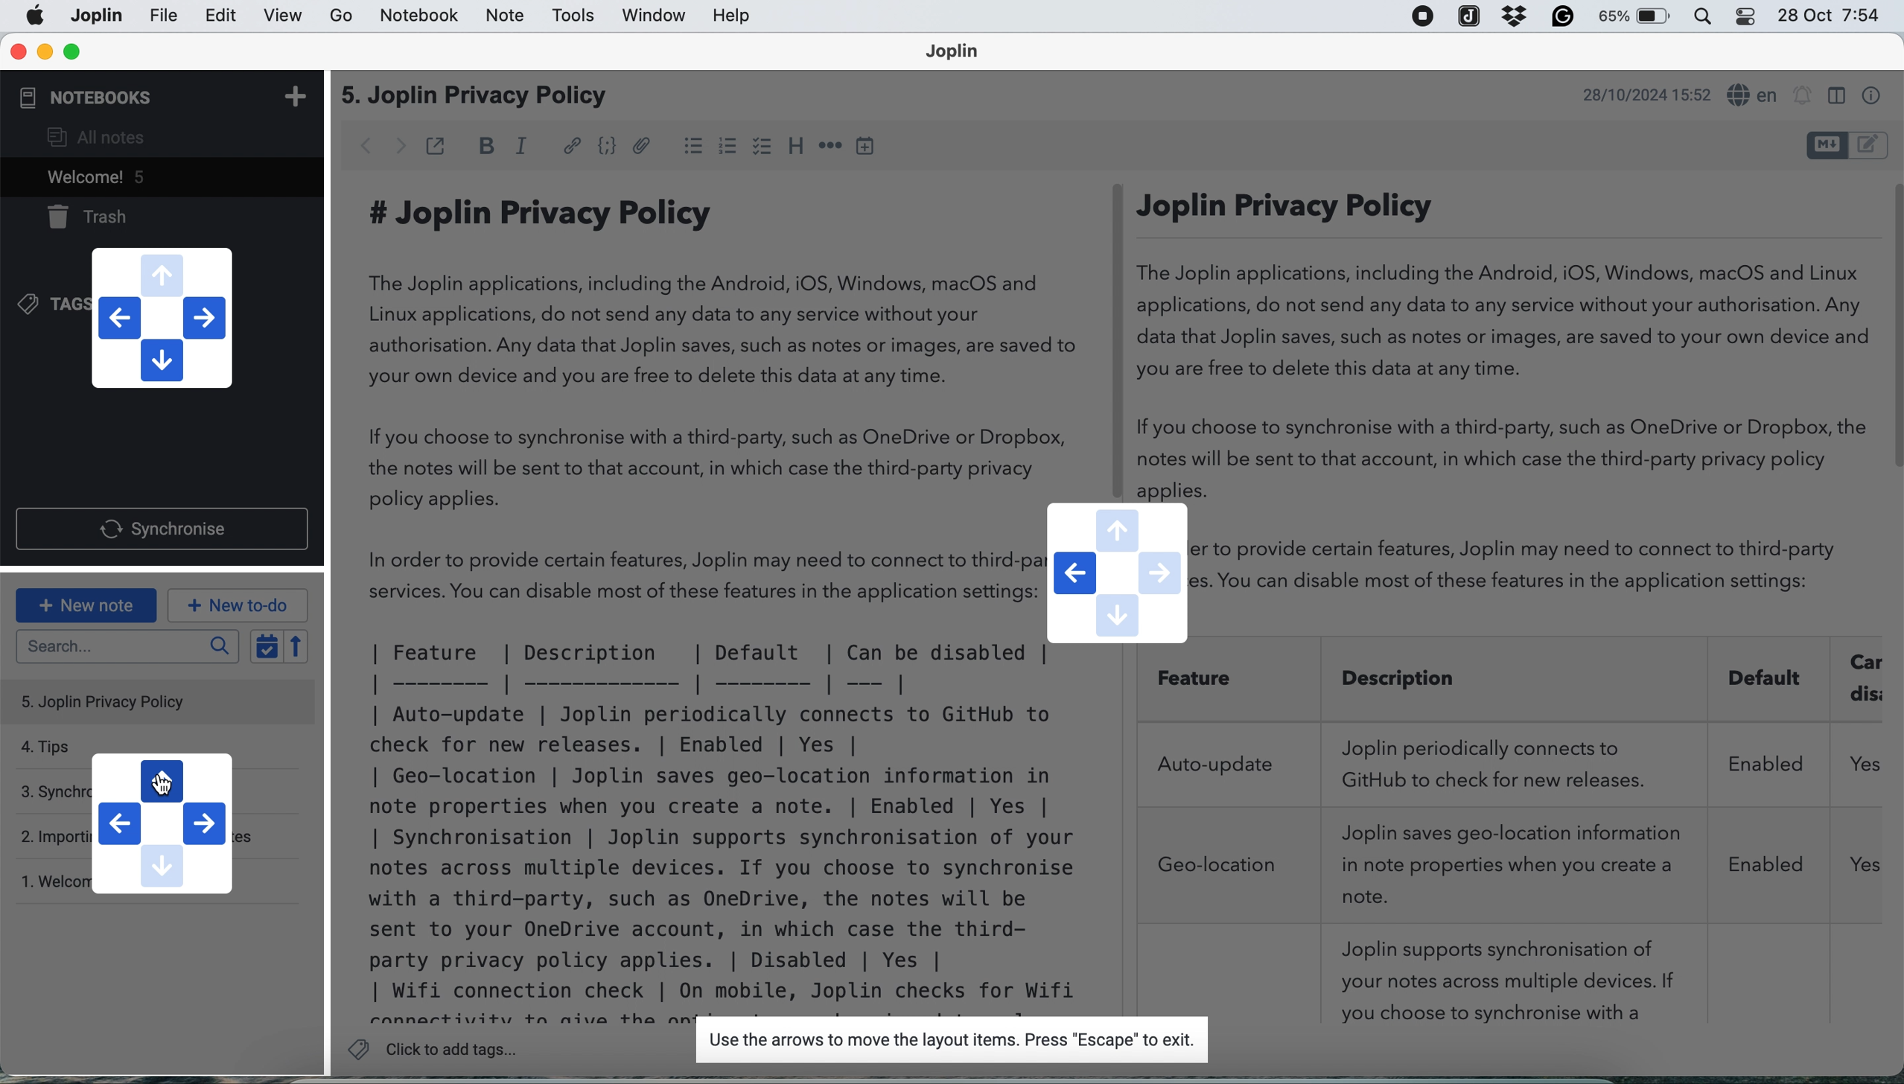  What do you see at coordinates (283, 16) in the screenshot?
I see `view` at bounding box center [283, 16].